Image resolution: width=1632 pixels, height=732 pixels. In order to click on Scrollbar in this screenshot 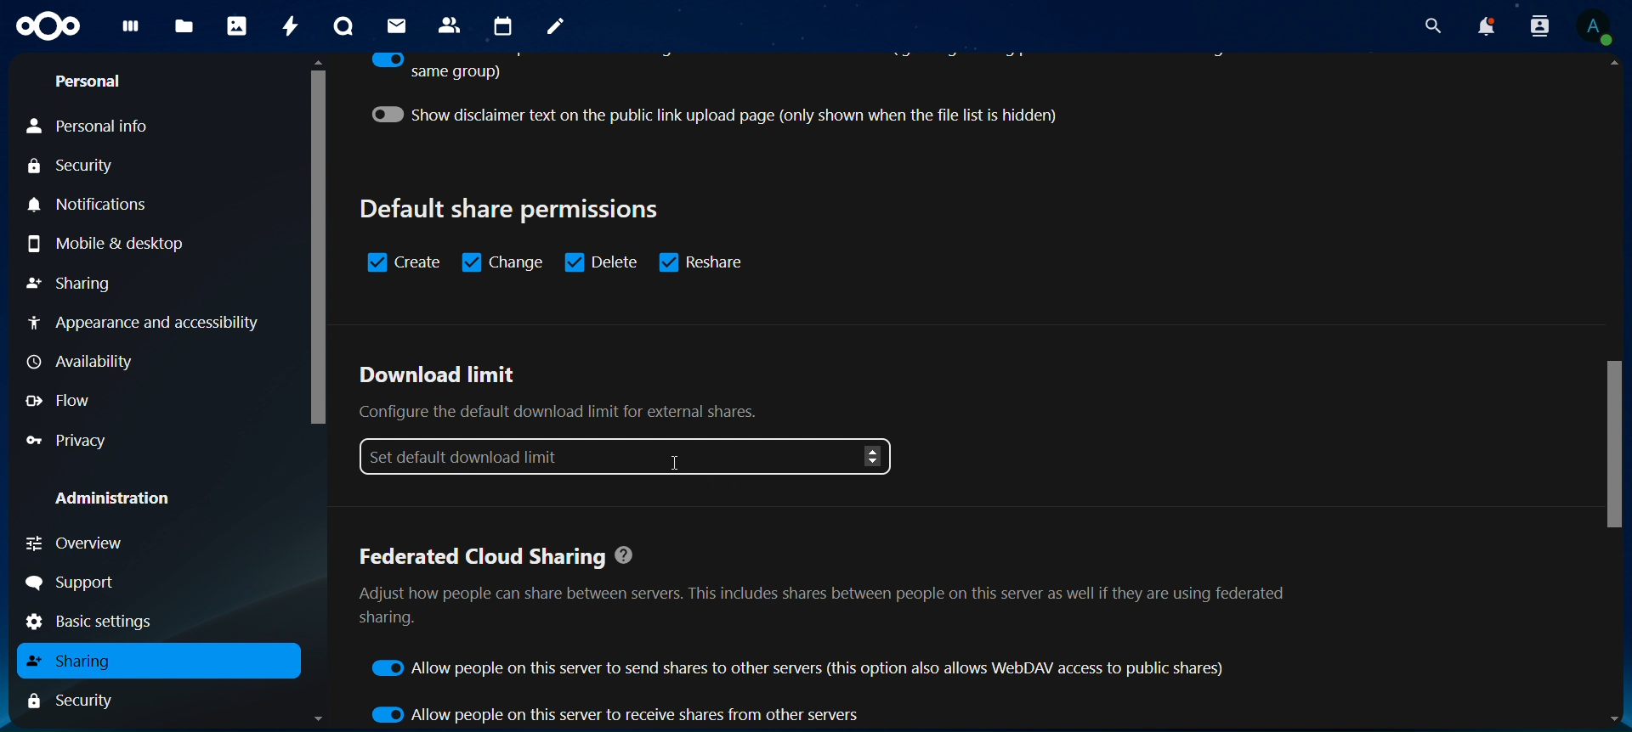, I will do `click(1615, 392)`.